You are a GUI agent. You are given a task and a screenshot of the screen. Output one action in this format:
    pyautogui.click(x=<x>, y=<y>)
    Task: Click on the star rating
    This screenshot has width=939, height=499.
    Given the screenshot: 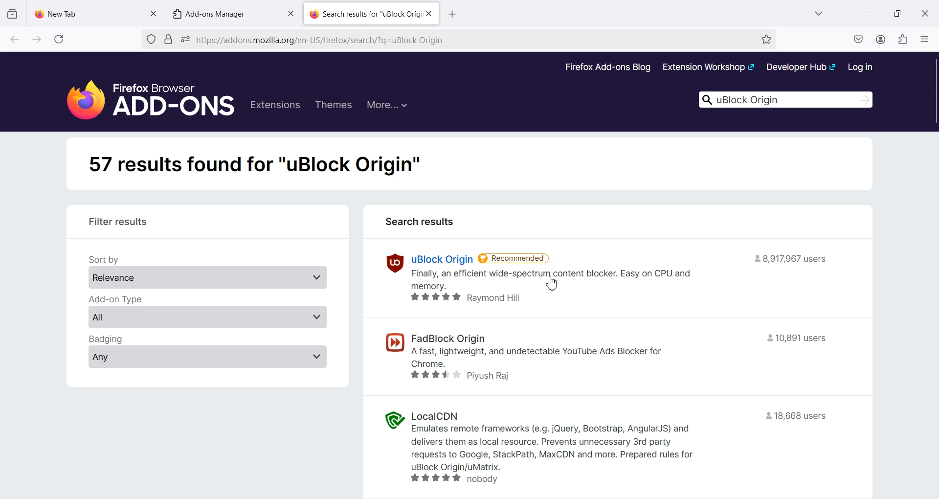 What is the action you would take?
    pyautogui.click(x=433, y=299)
    